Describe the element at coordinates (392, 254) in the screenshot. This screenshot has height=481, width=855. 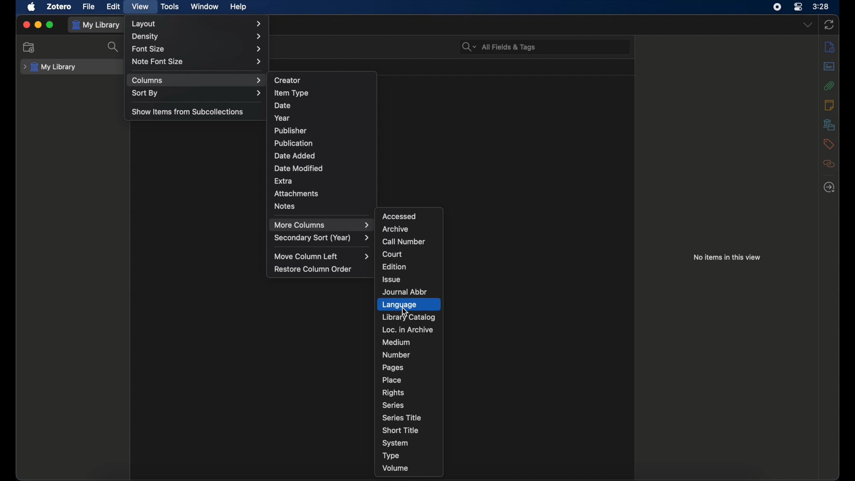
I see `court` at that location.